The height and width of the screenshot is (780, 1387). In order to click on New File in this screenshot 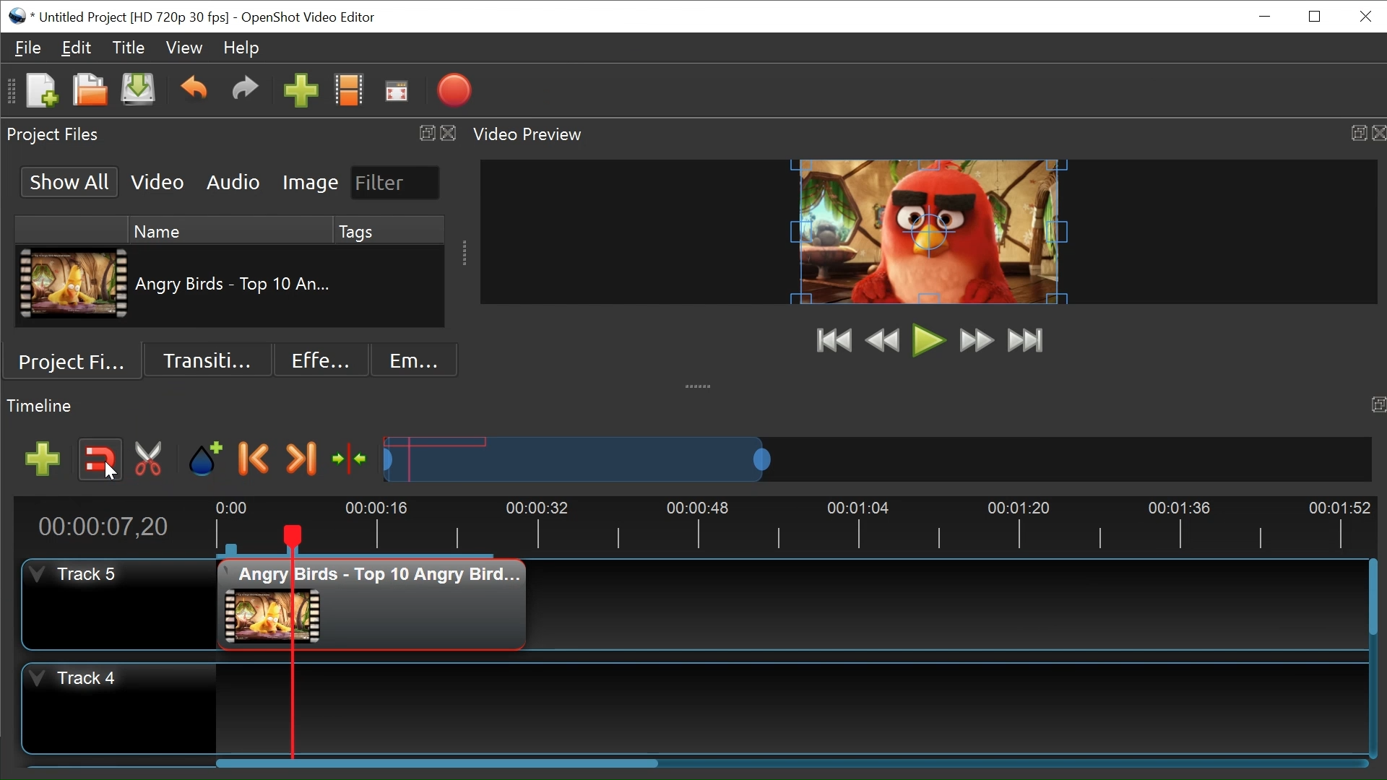, I will do `click(140, 92)`.